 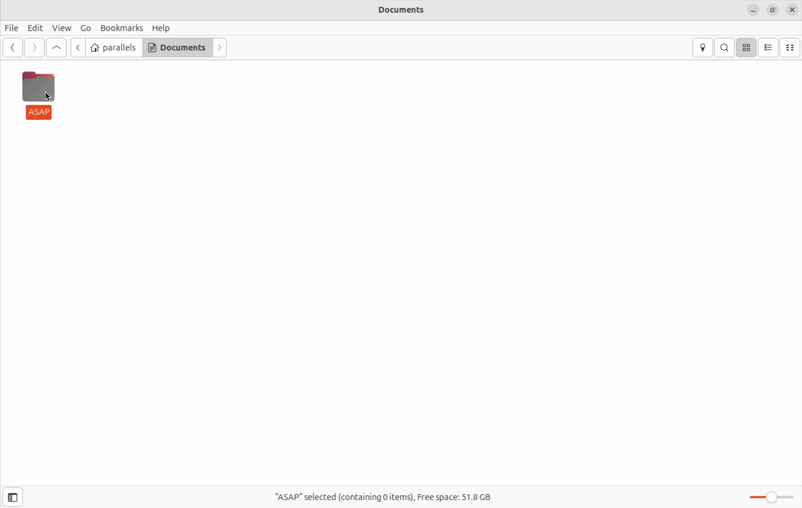 What do you see at coordinates (221, 48) in the screenshot?
I see `forward` at bounding box center [221, 48].